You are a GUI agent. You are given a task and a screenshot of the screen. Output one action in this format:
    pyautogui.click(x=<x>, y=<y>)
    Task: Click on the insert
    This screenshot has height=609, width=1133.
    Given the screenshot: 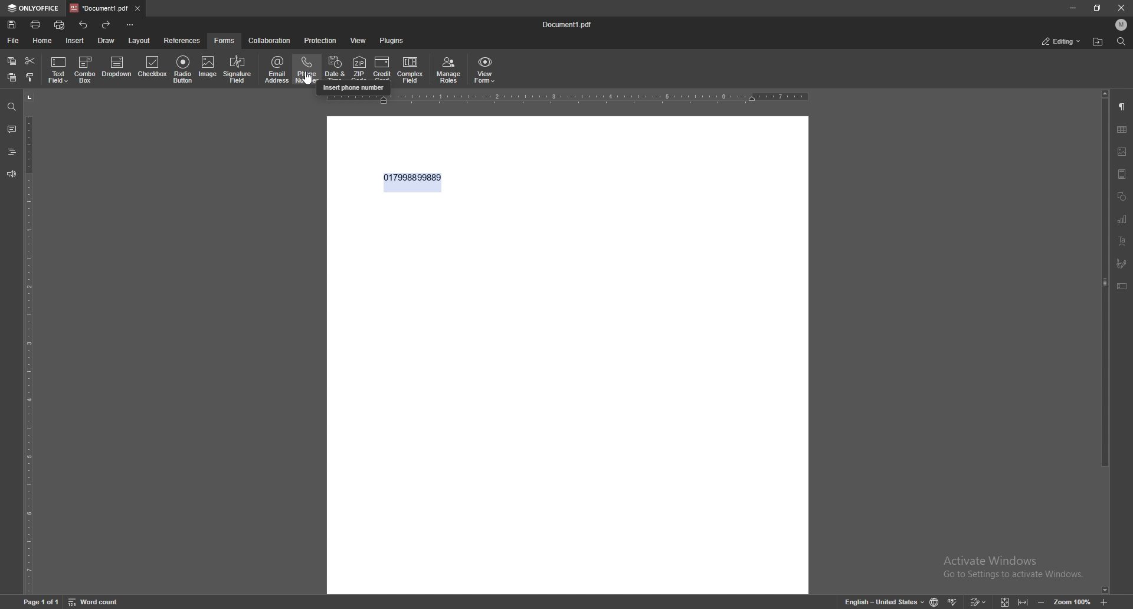 What is the action you would take?
    pyautogui.click(x=76, y=41)
    